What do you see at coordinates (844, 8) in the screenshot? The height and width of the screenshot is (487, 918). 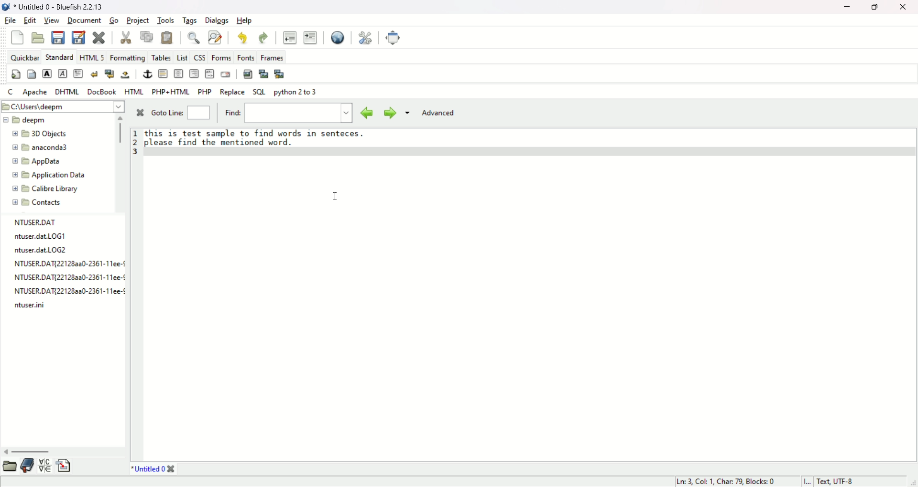 I see `minimize` at bounding box center [844, 8].